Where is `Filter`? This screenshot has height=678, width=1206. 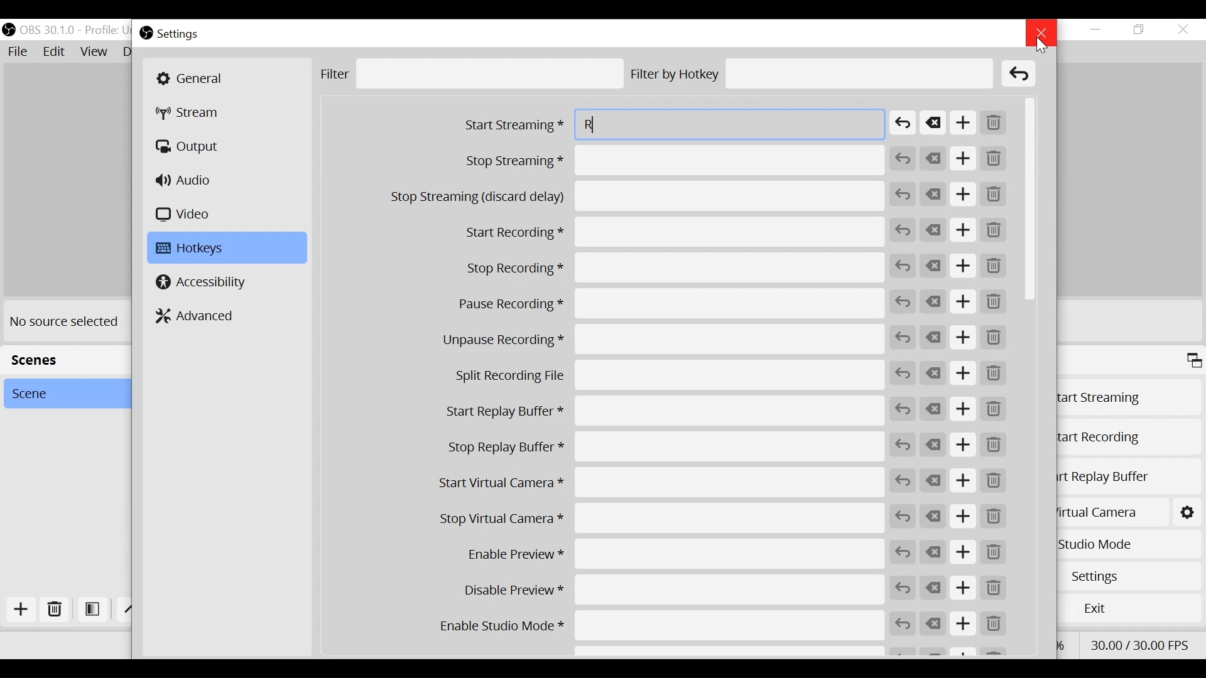
Filter is located at coordinates (472, 74).